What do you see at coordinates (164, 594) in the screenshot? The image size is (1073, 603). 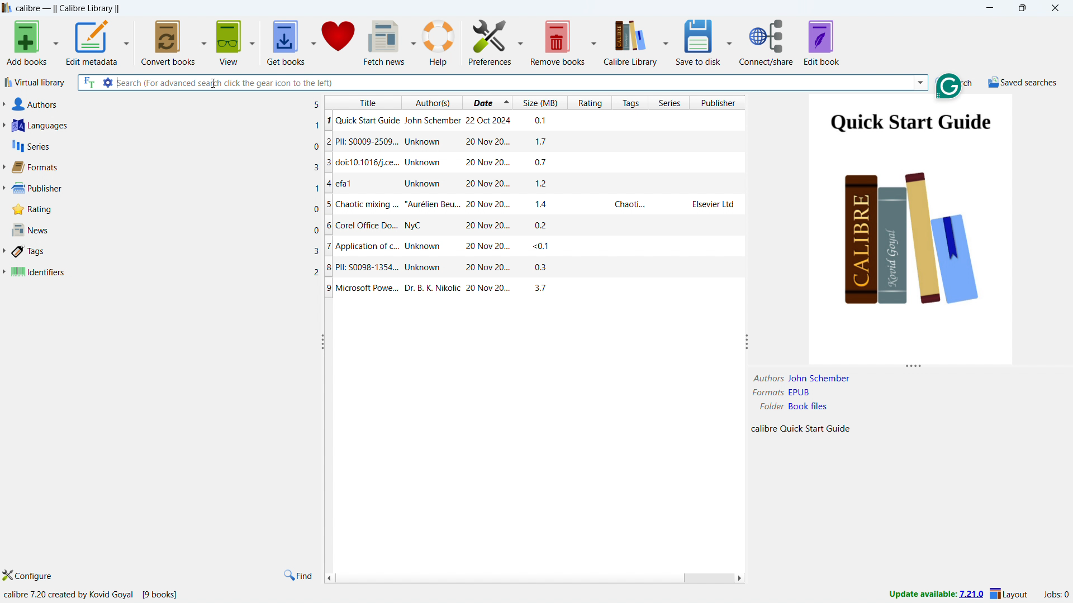 I see `[9 books]` at bounding box center [164, 594].